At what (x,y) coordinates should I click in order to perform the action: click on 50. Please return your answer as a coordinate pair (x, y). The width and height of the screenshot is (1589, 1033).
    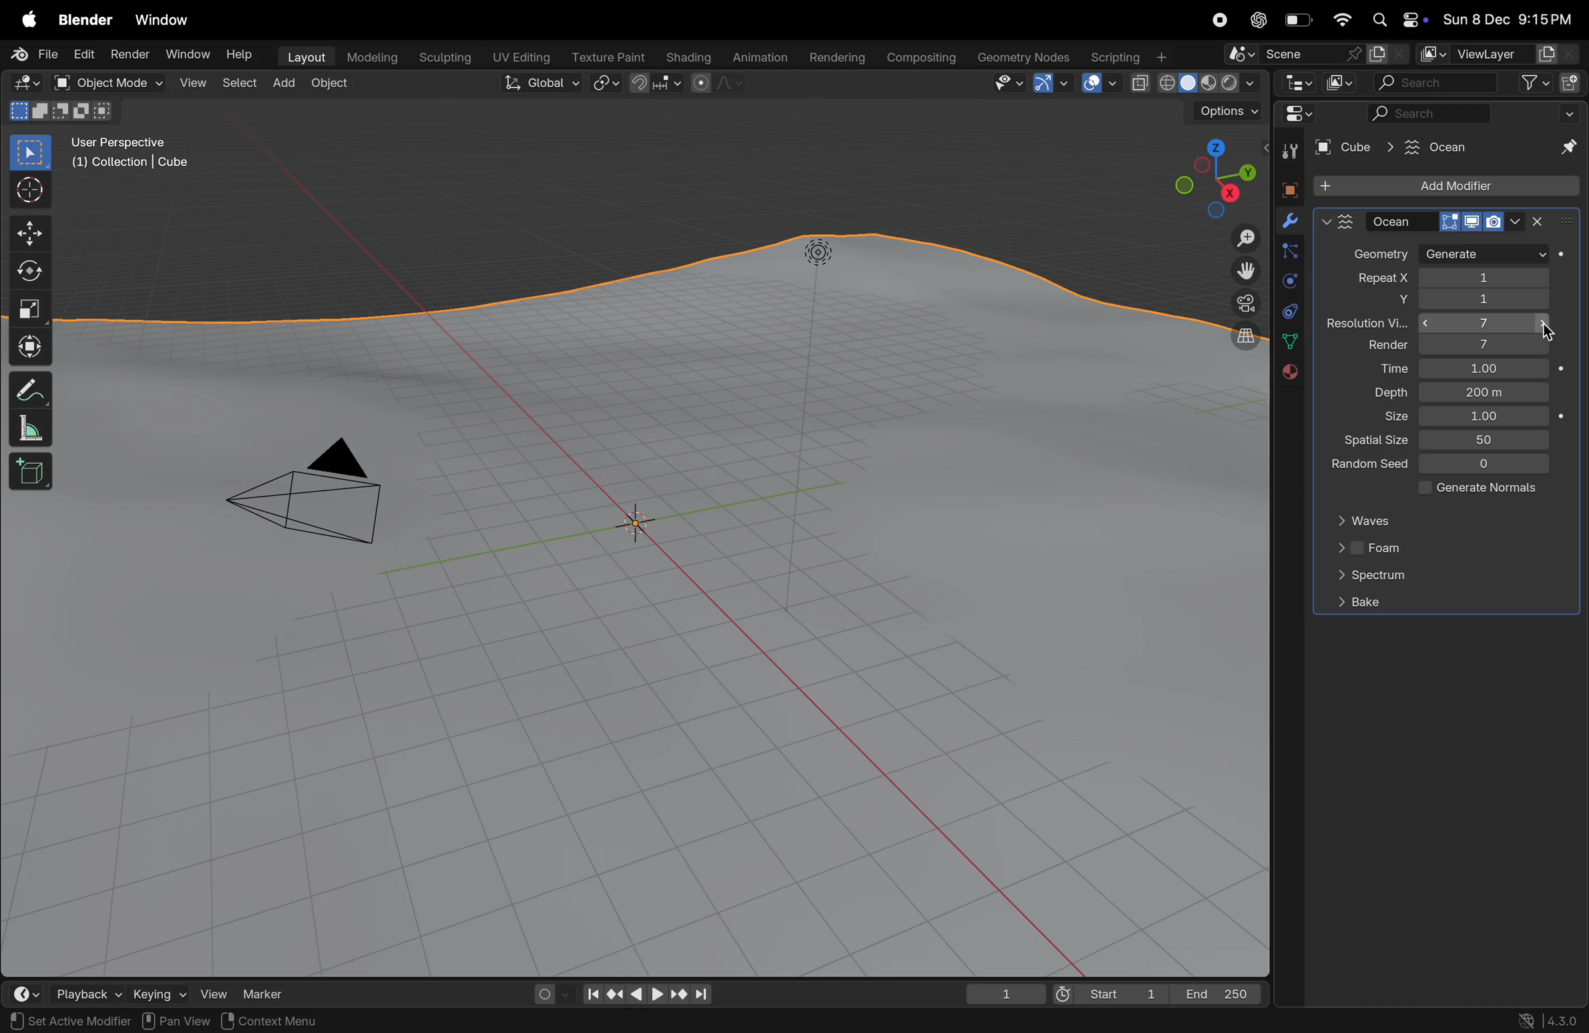
    Looking at the image, I should click on (1487, 439).